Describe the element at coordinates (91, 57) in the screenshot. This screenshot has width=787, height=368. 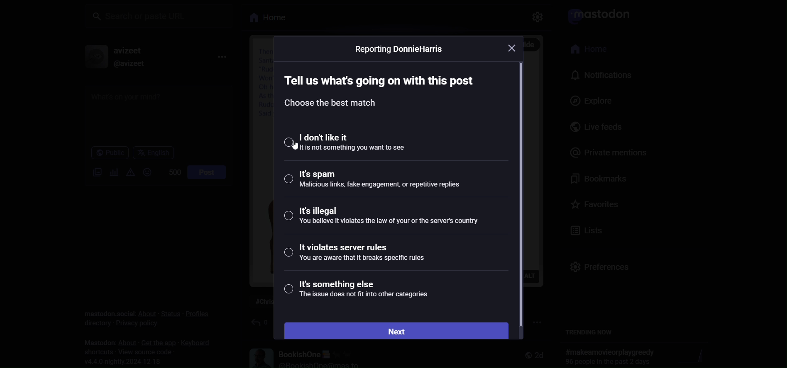
I see `profile picture` at that location.